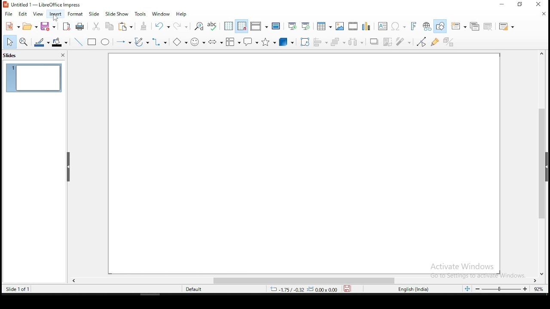 This screenshot has height=309, width=550. I want to click on image, so click(339, 26).